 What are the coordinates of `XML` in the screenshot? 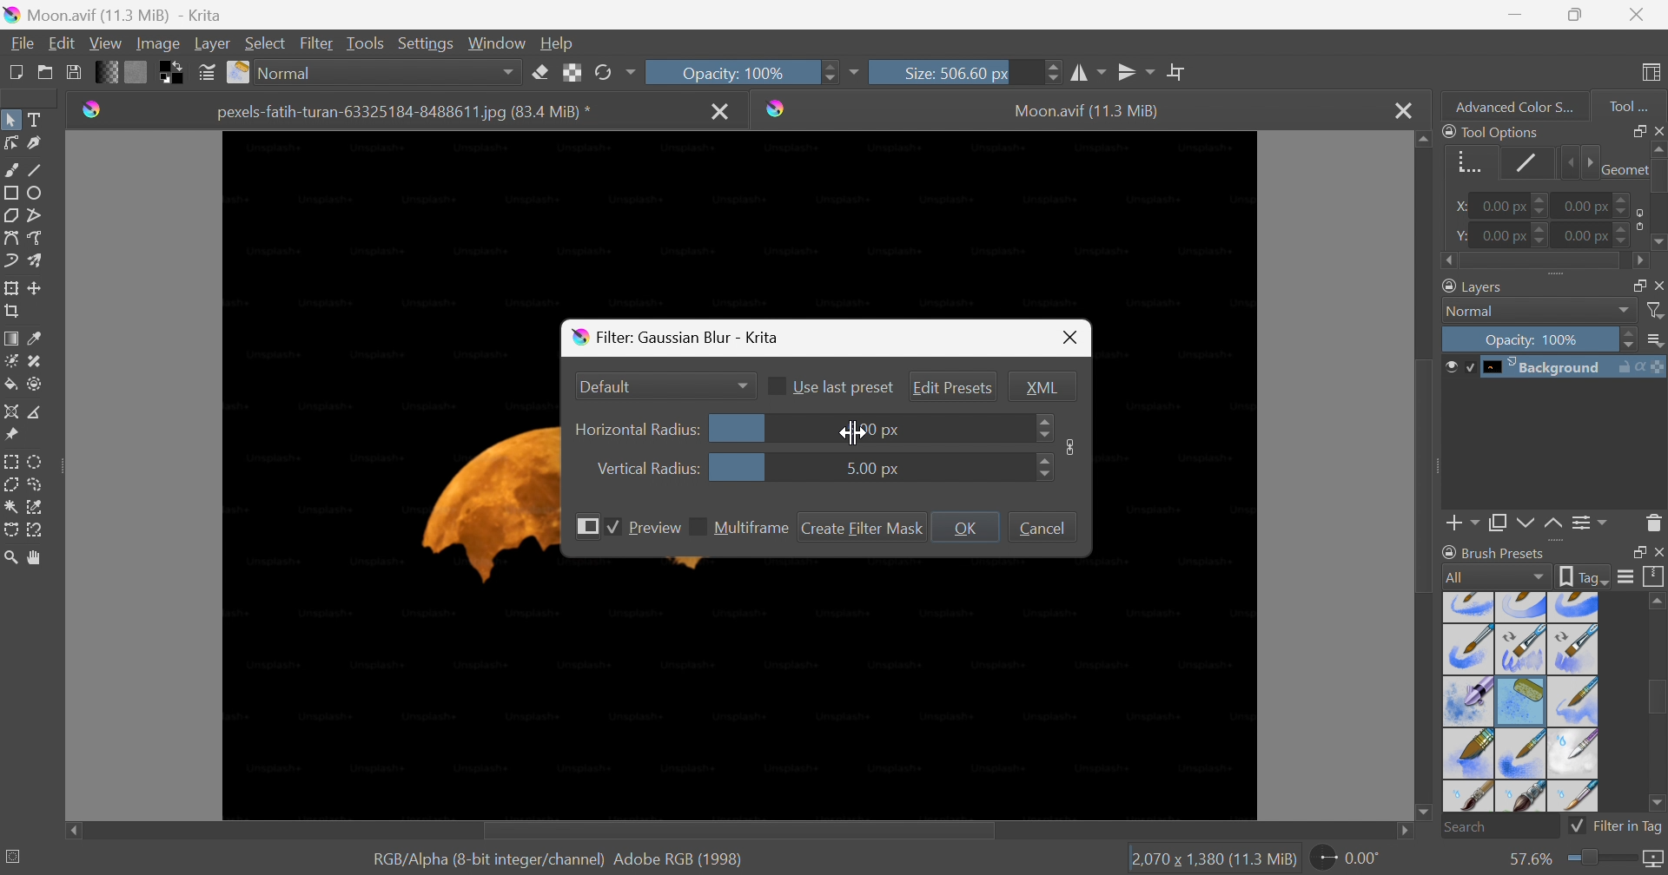 It's located at (1042, 386).